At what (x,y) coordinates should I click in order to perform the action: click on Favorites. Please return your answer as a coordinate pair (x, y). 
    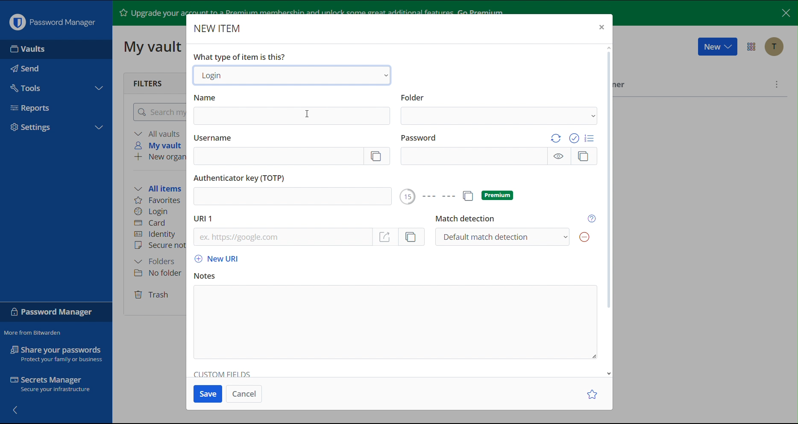
    Looking at the image, I should click on (157, 201).